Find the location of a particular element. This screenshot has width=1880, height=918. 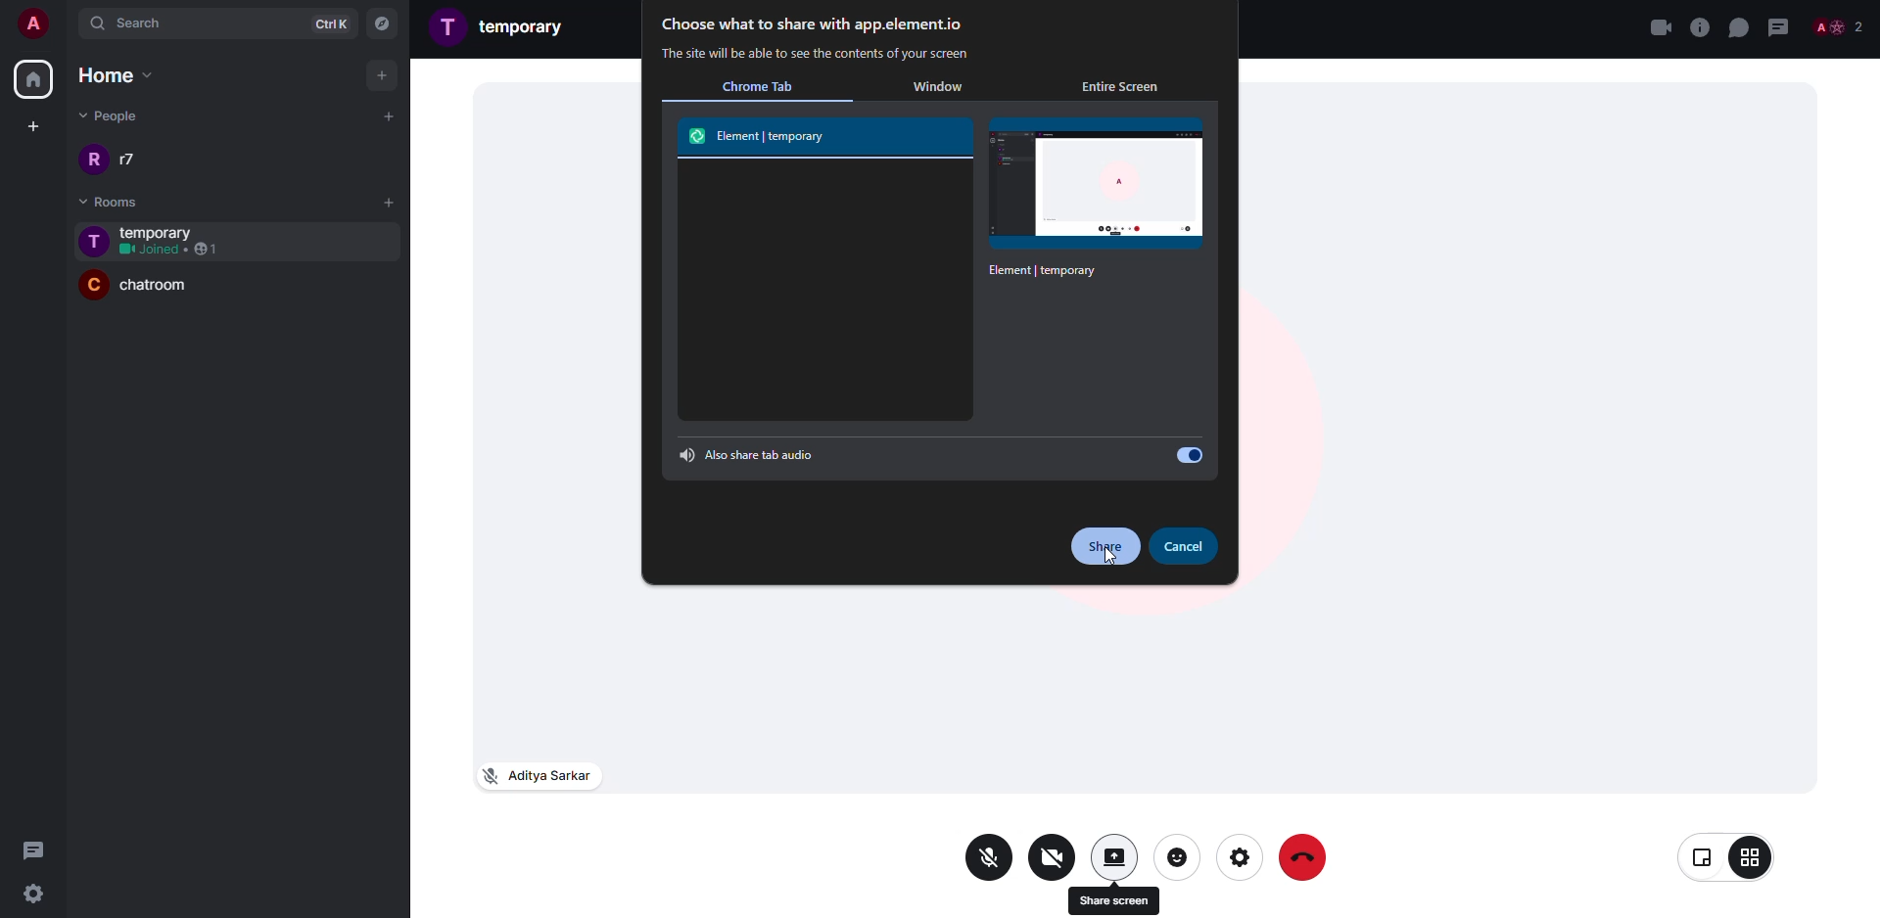

home is located at coordinates (109, 74).